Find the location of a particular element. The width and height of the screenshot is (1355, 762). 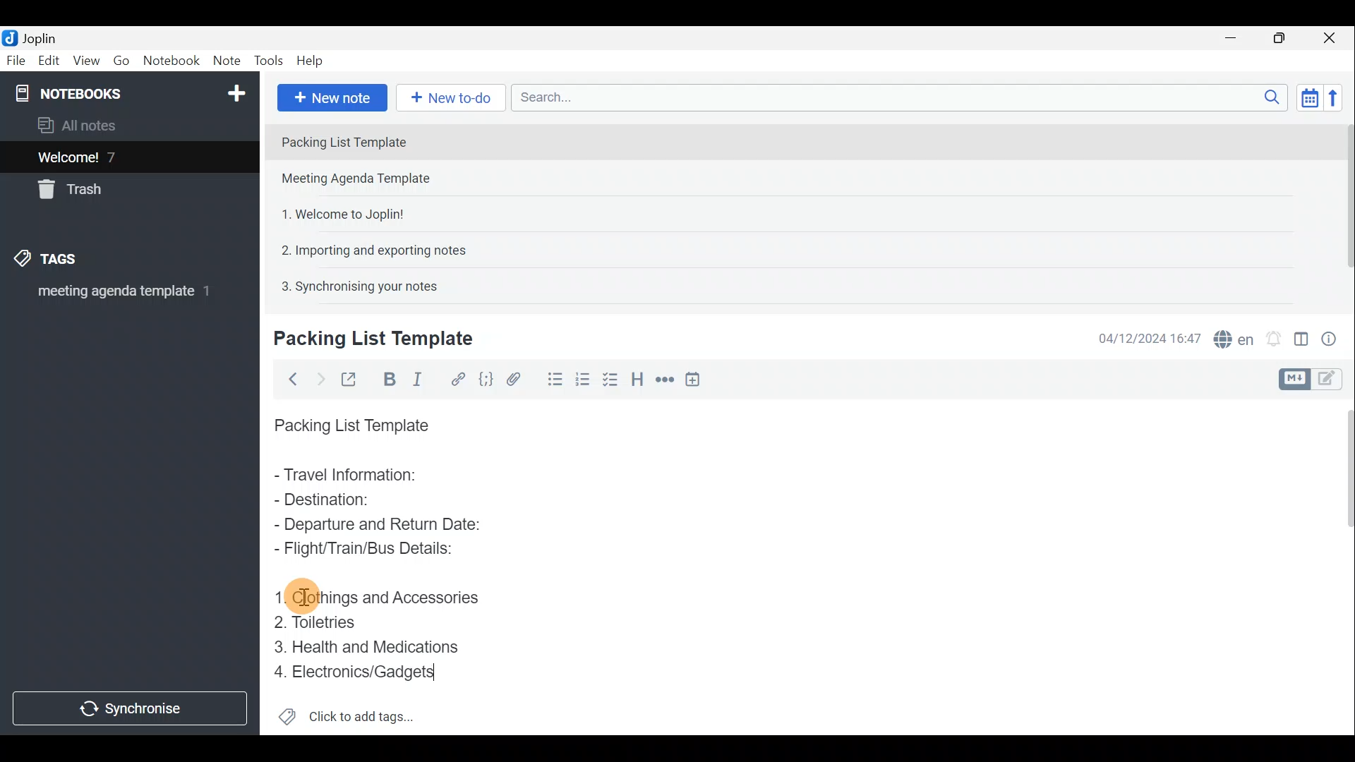

Italic is located at coordinates (423, 379).